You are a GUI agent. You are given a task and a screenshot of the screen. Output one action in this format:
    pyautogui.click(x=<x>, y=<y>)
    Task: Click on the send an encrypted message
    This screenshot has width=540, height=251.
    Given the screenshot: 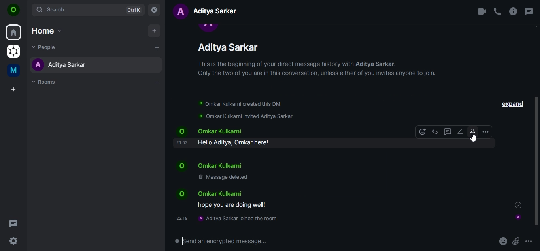 What is the action you would take?
    pyautogui.click(x=236, y=241)
    